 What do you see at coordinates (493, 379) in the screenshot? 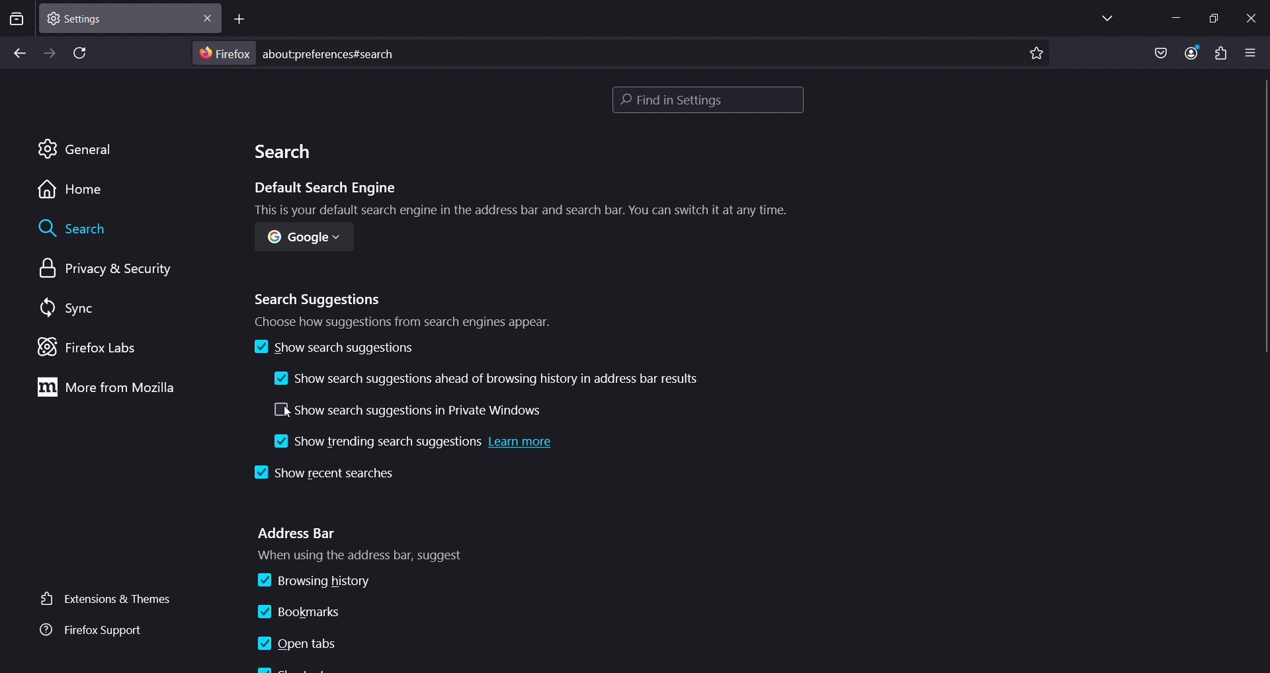
I see `show search suggestions ahead of browsing history in address bar results` at bounding box center [493, 379].